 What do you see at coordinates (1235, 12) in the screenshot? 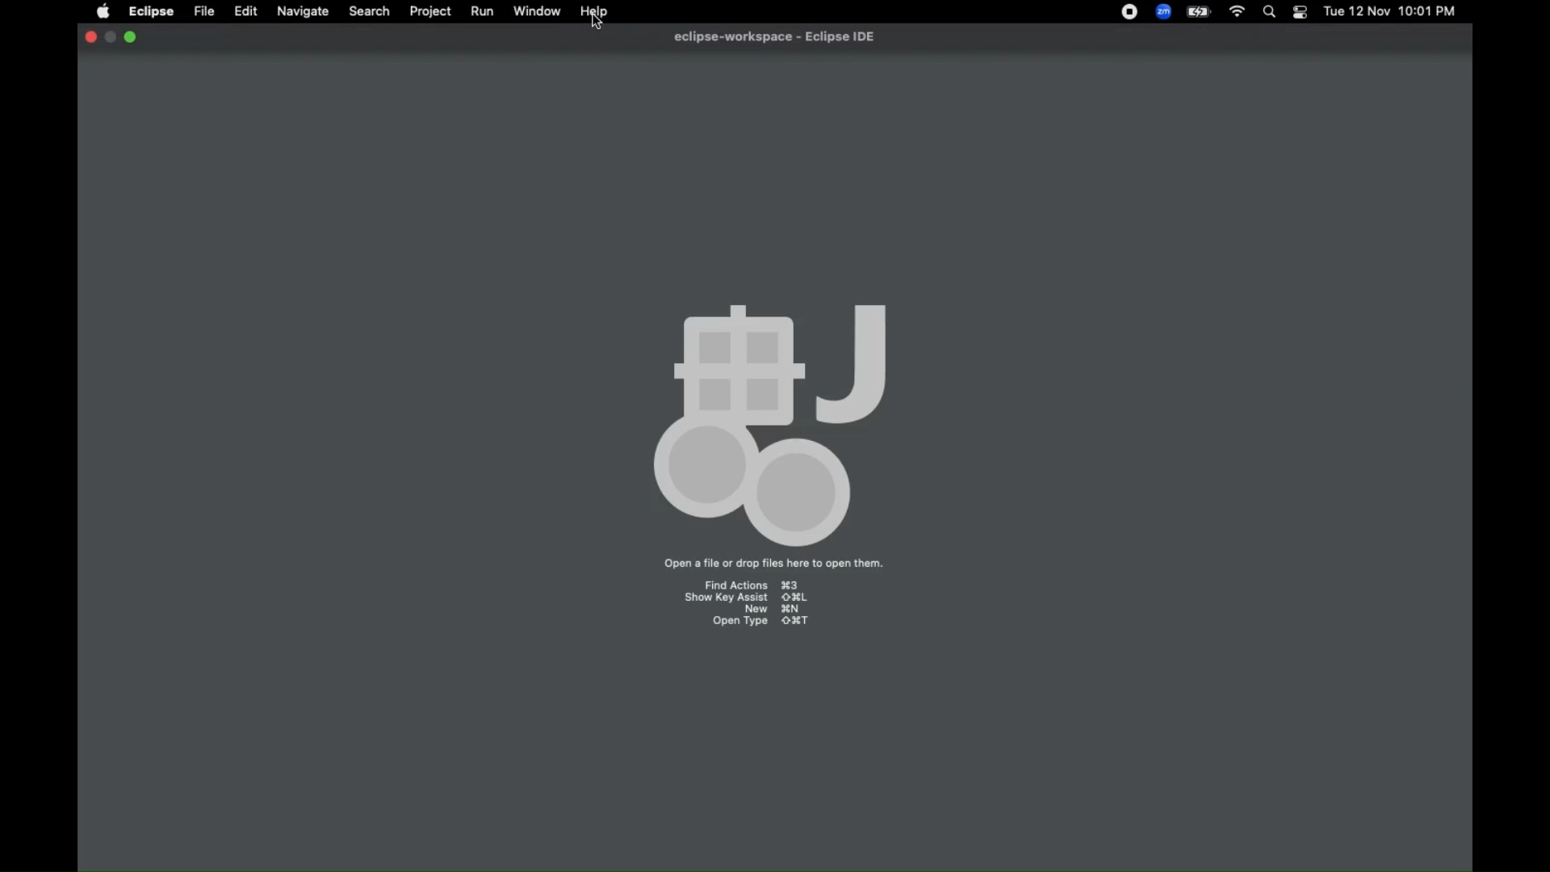
I see `wifi` at bounding box center [1235, 12].